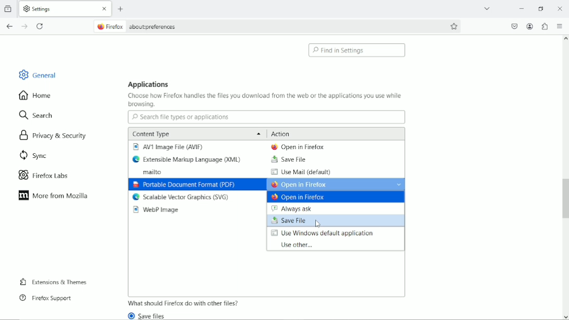 This screenshot has width=569, height=320. I want to click on General, so click(35, 73).